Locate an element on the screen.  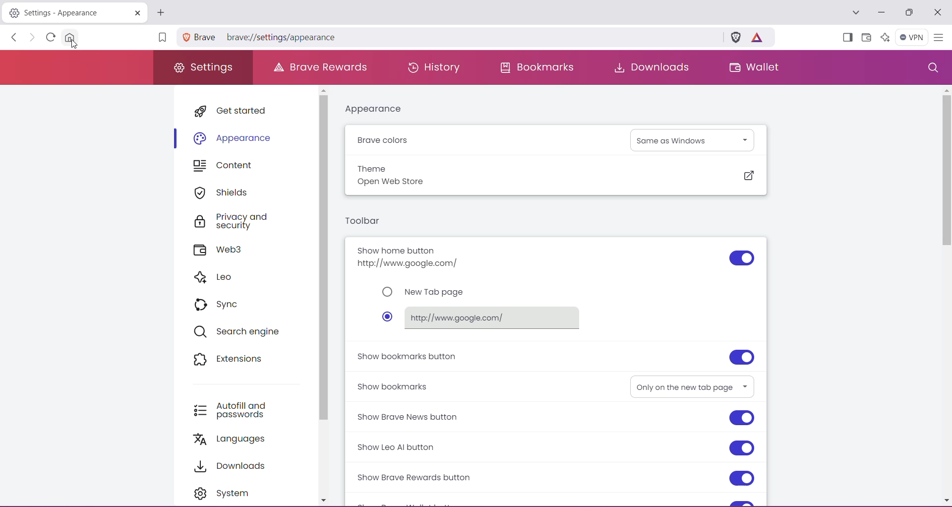
Languages is located at coordinates (236, 439).